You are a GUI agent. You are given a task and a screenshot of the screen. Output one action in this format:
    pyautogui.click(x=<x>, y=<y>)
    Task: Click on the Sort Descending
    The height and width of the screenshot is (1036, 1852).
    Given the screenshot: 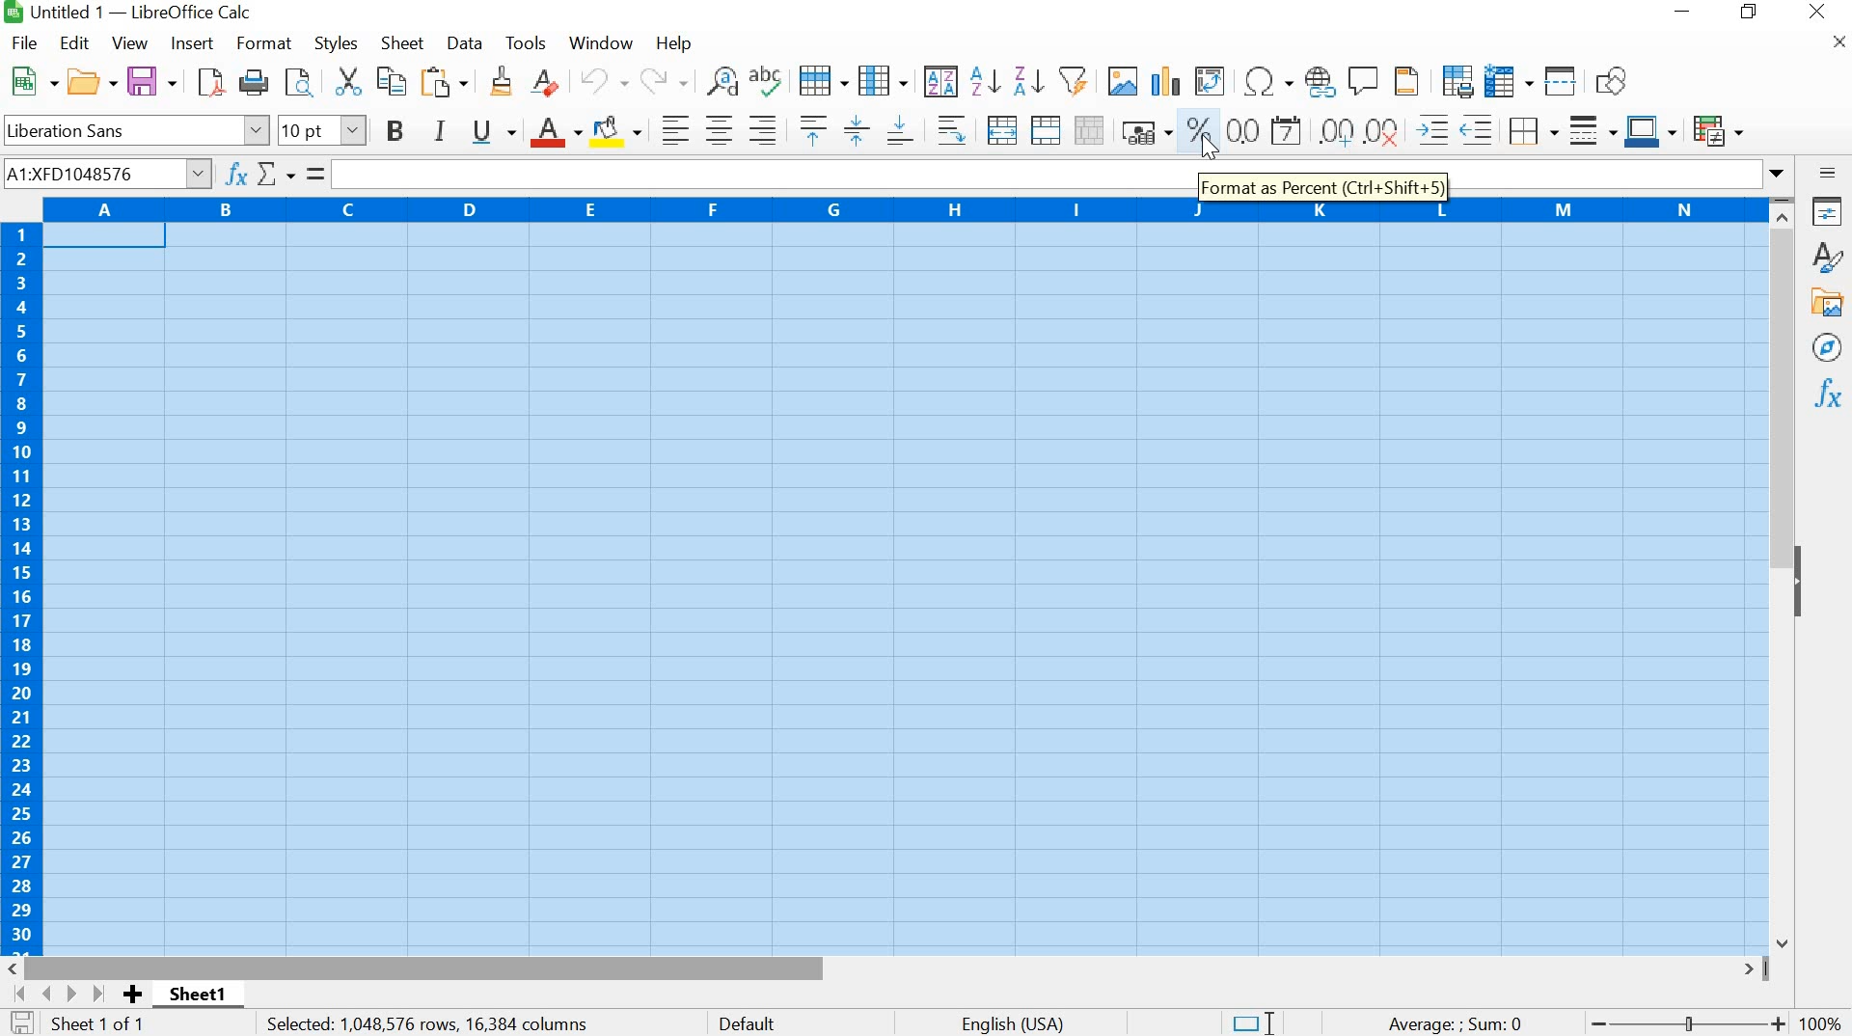 What is the action you would take?
    pyautogui.click(x=1025, y=82)
    